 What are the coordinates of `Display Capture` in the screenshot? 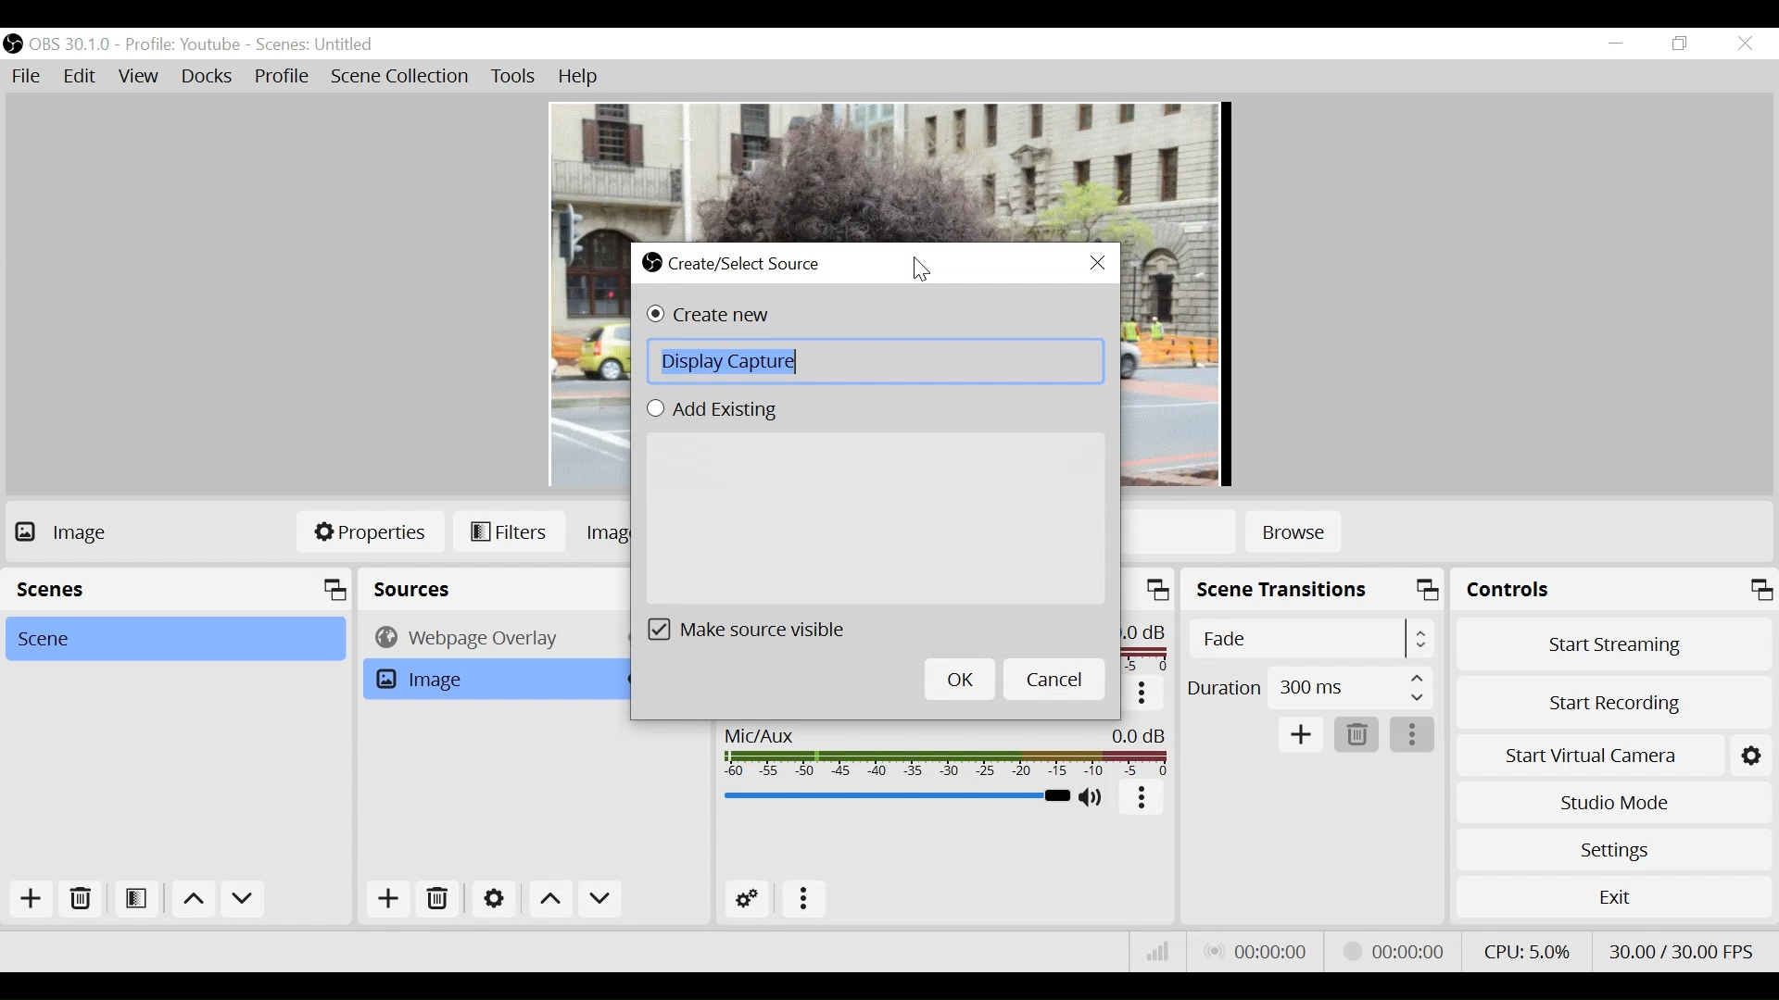 It's located at (875, 362).